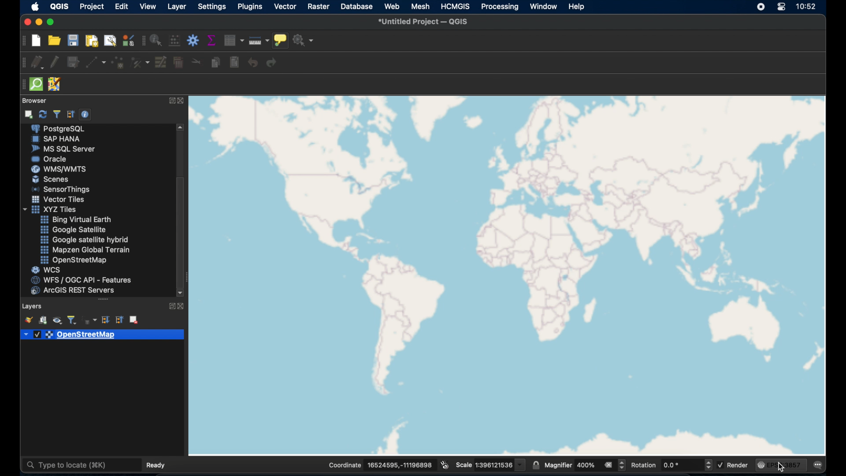  I want to click on project, so click(91, 7).